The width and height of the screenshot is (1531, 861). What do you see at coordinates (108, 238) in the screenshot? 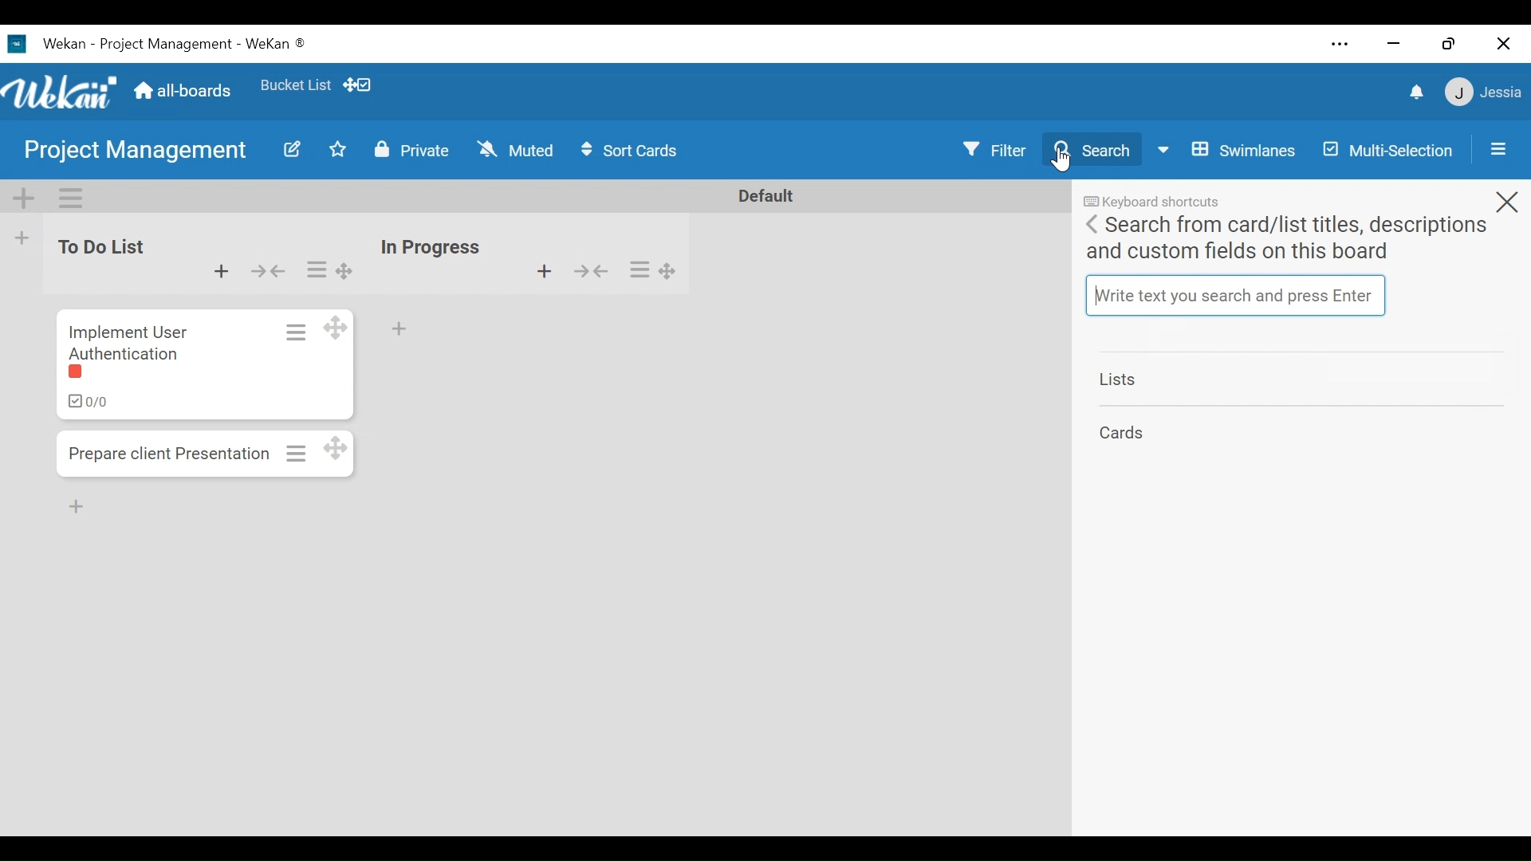
I see `to do list` at bounding box center [108, 238].